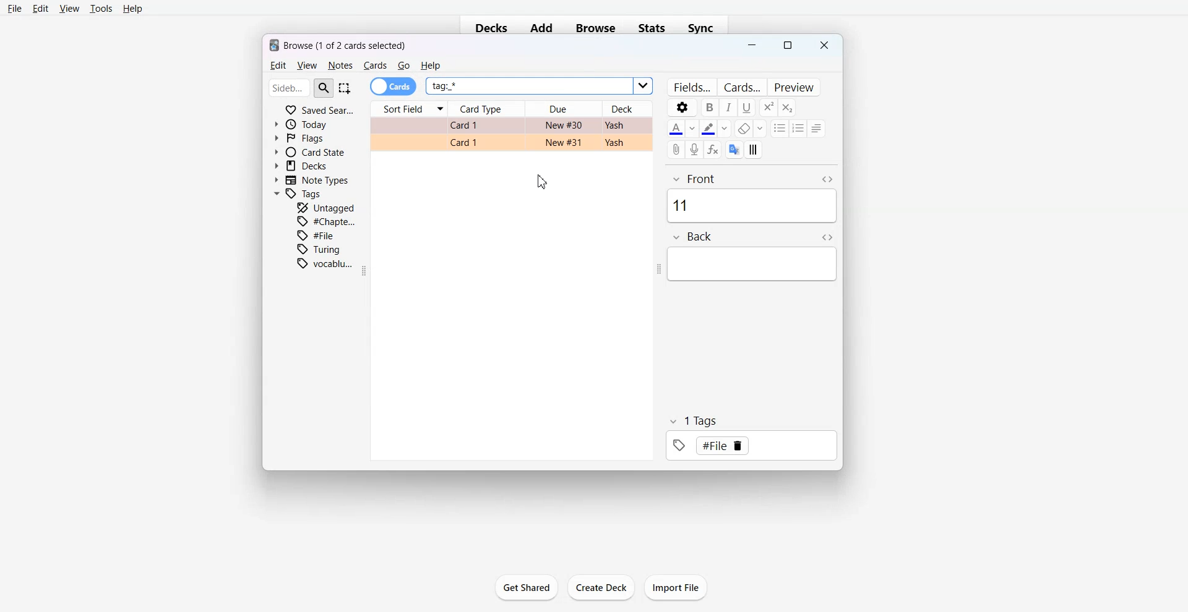 The height and width of the screenshot is (612, 1188). What do you see at coordinates (717, 129) in the screenshot?
I see `Highlight Text color` at bounding box center [717, 129].